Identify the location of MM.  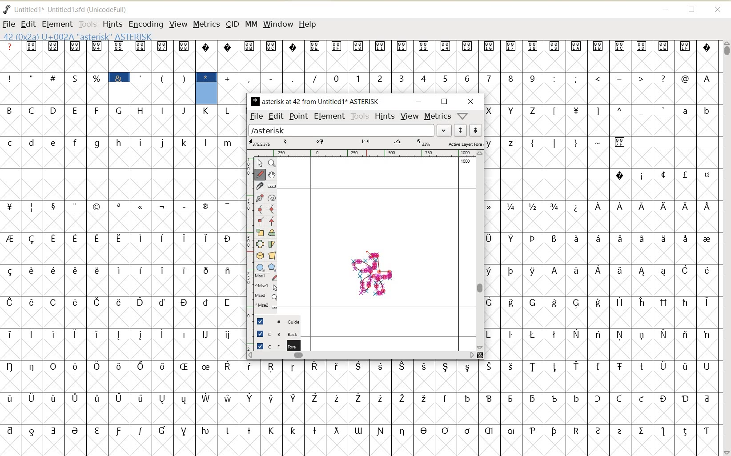
(251, 25).